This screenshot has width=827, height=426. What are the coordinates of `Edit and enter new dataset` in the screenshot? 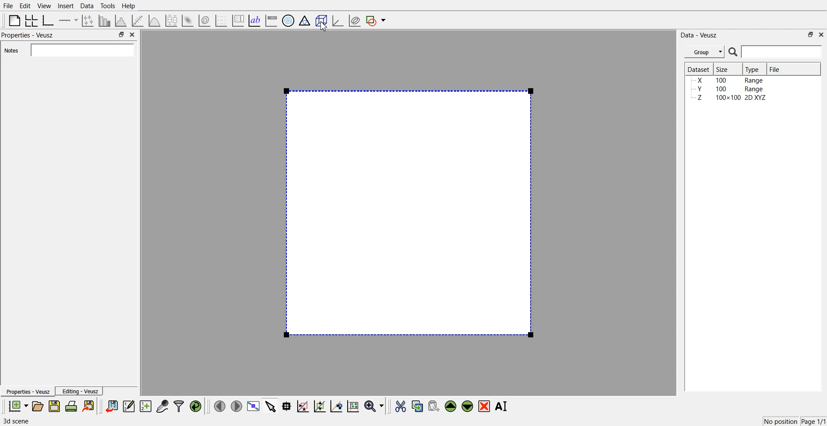 It's located at (128, 406).